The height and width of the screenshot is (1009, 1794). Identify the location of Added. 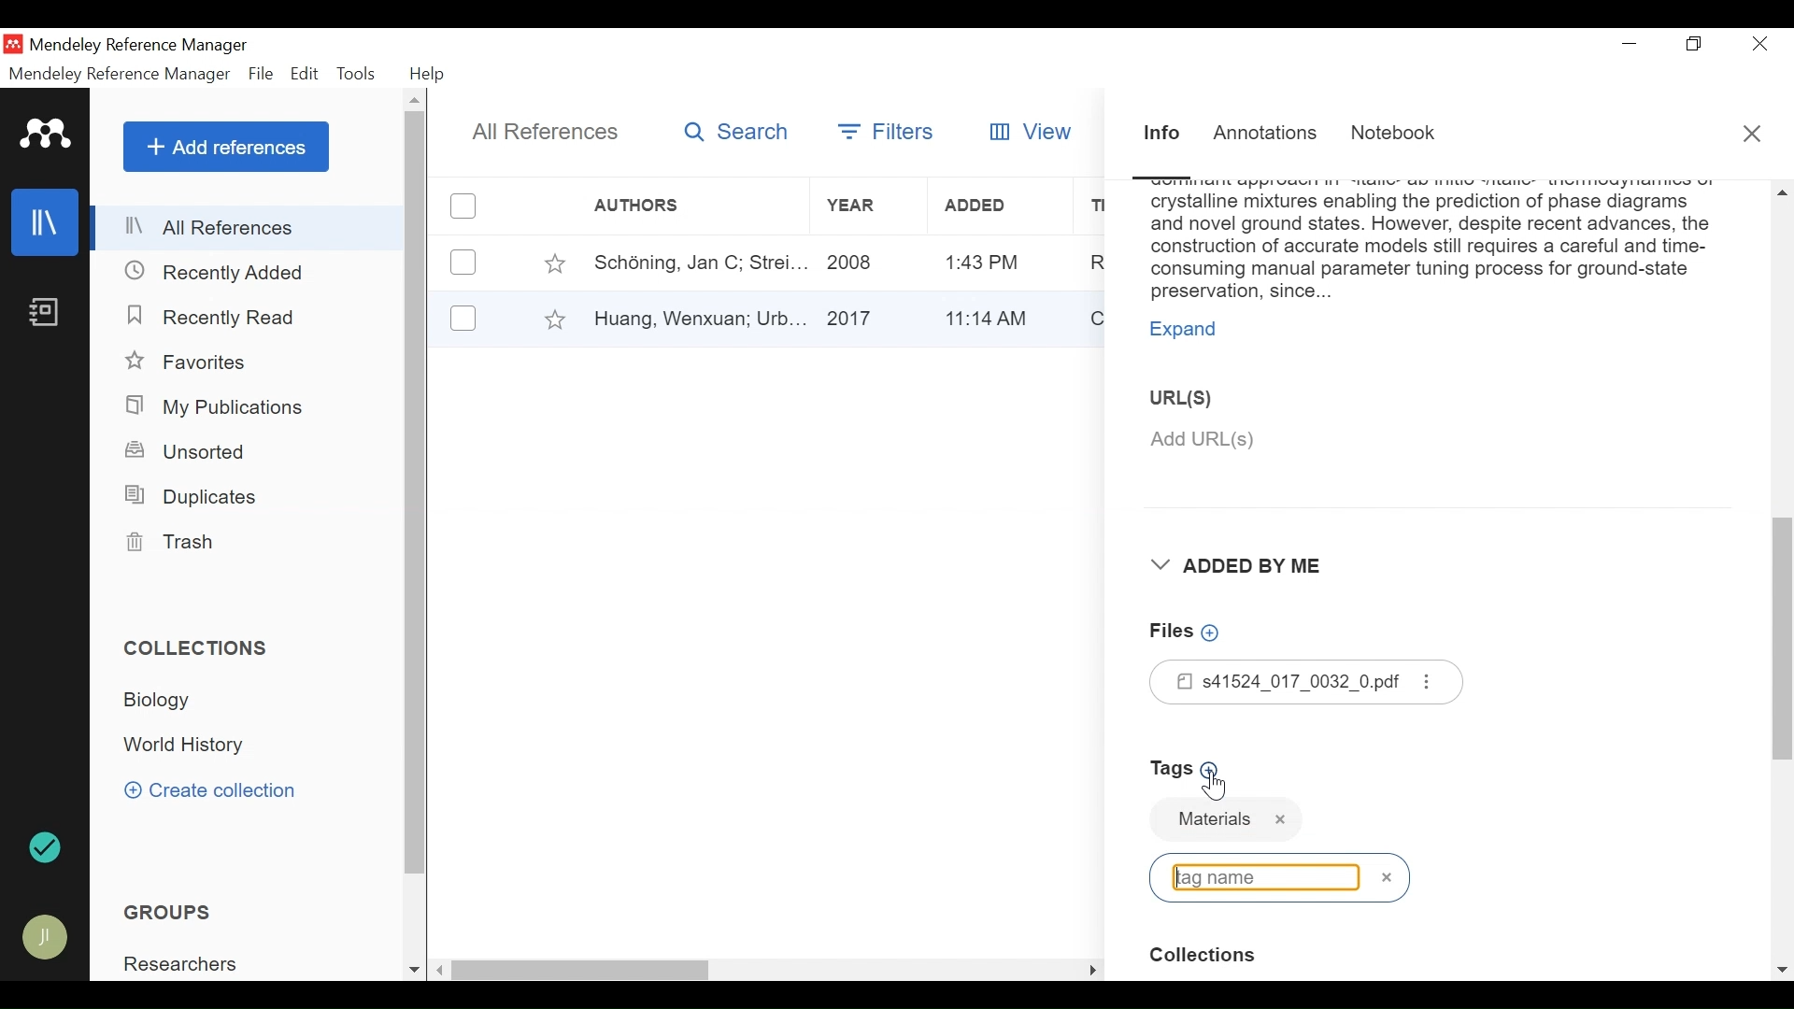
(995, 262).